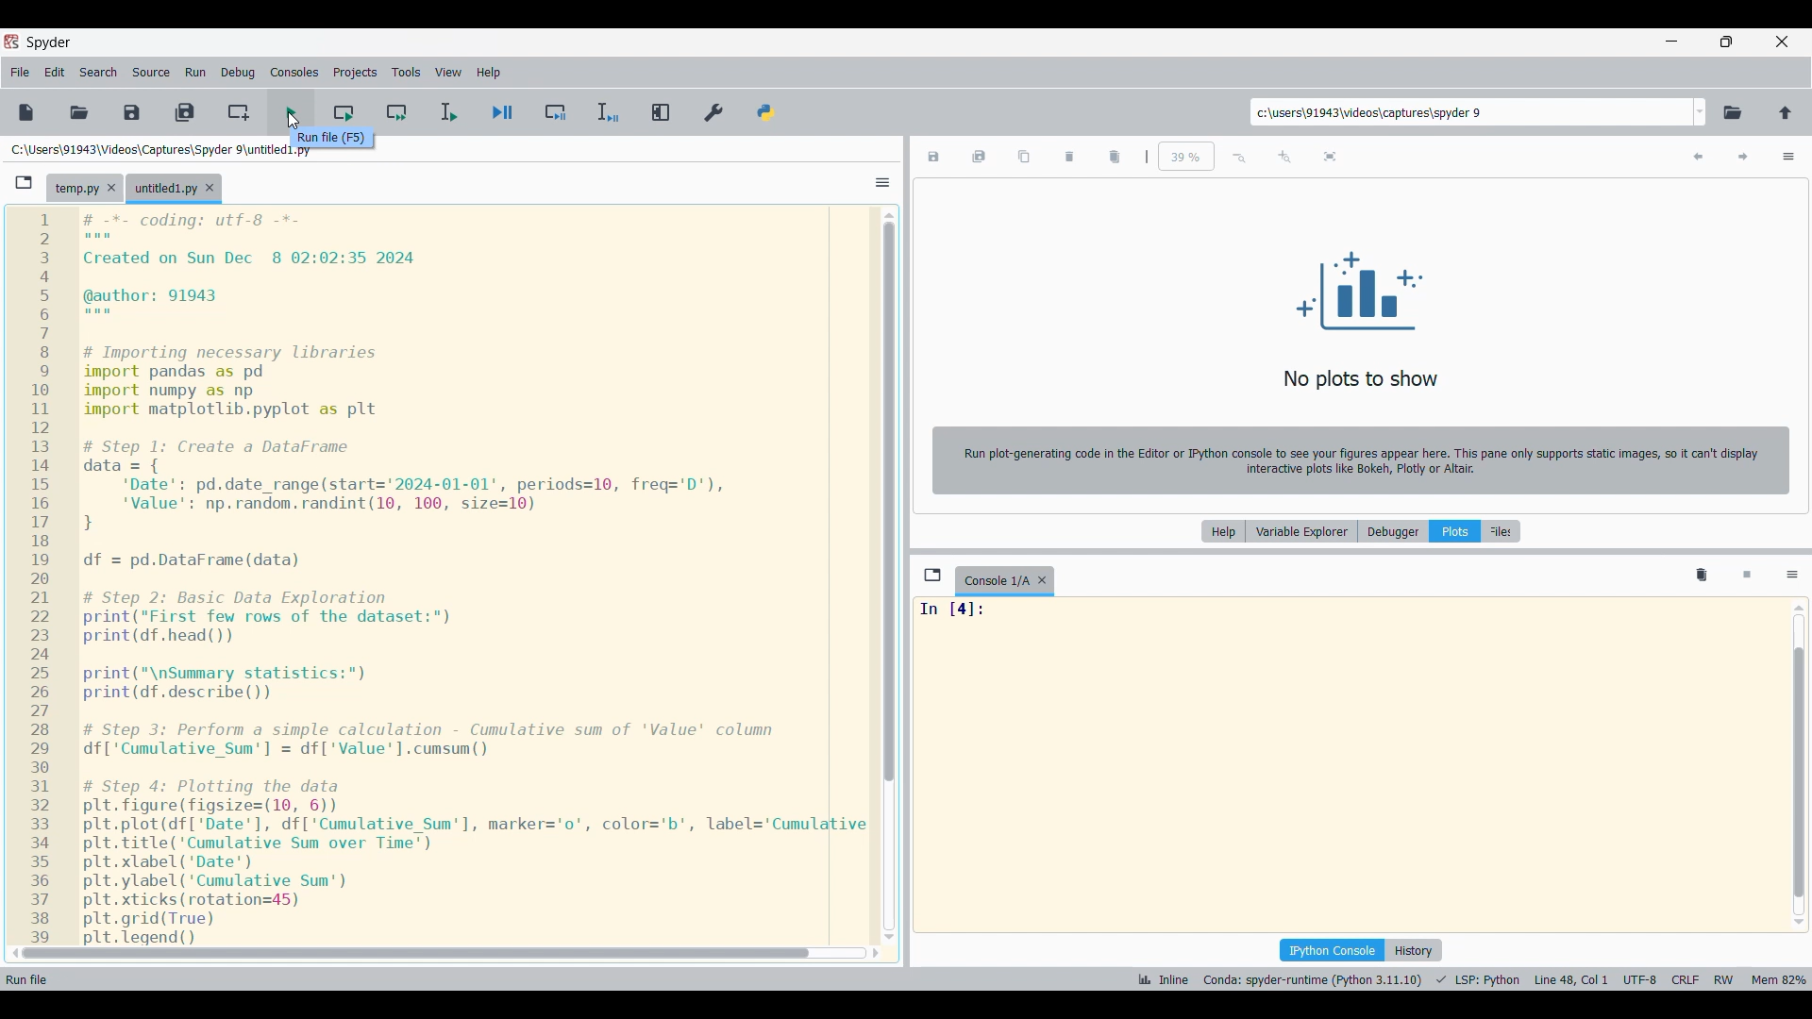 This screenshot has height=1019, width=1812. I want to click on Debugger, so click(1394, 531).